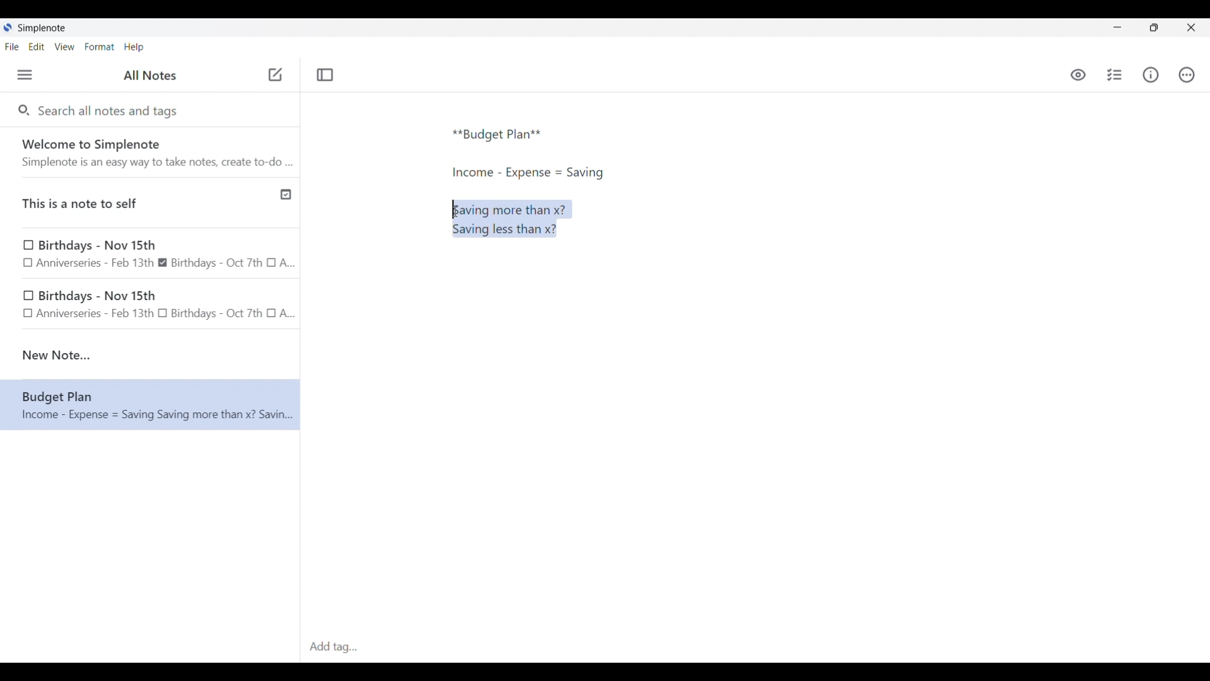 This screenshot has width=1210, height=681. Describe the element at coordinates (497, 135) in the screenshot. I see `Text typed in` at that location.